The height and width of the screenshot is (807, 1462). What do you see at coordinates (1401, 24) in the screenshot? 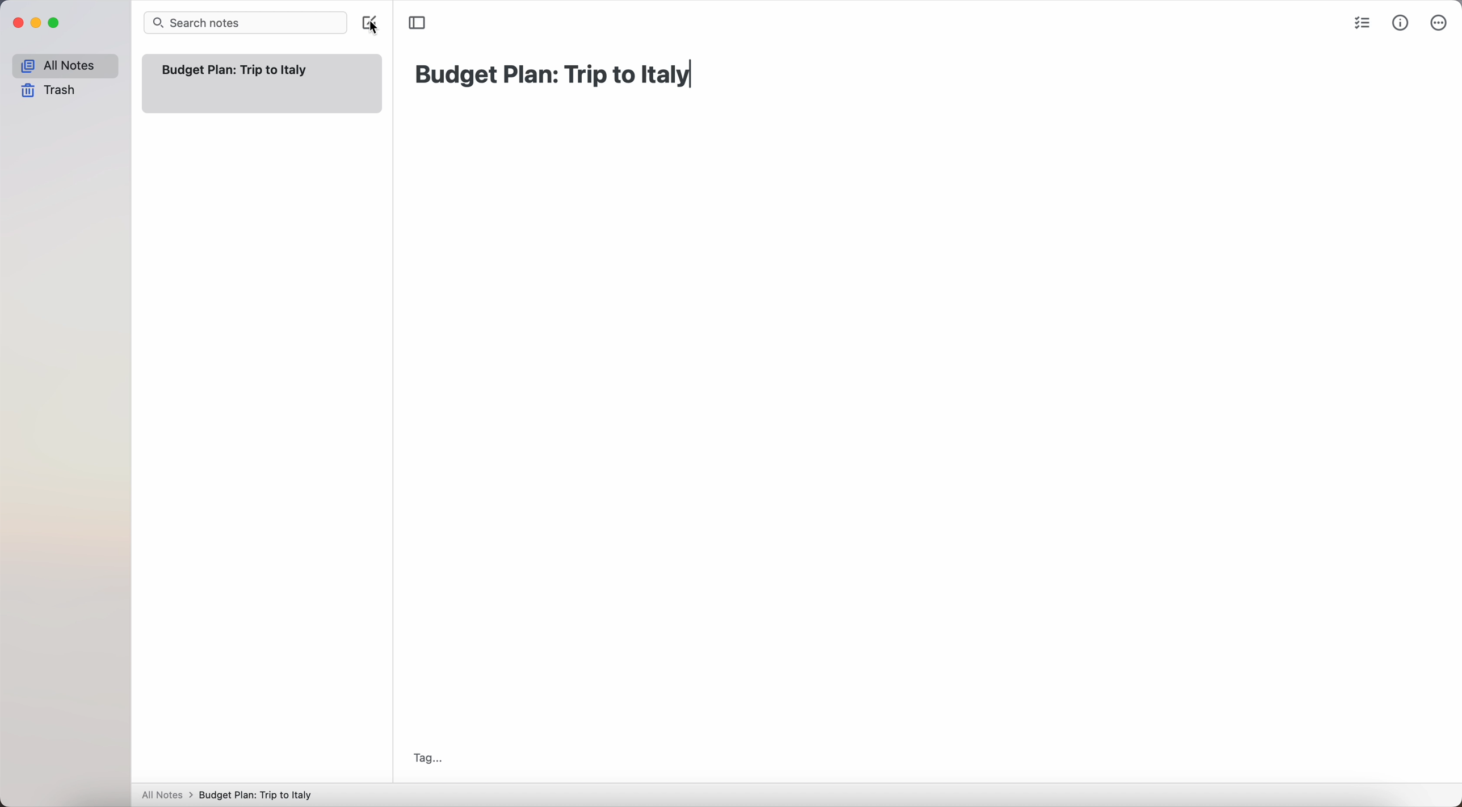
I see `metrics` at bounding box center [1401, 24].